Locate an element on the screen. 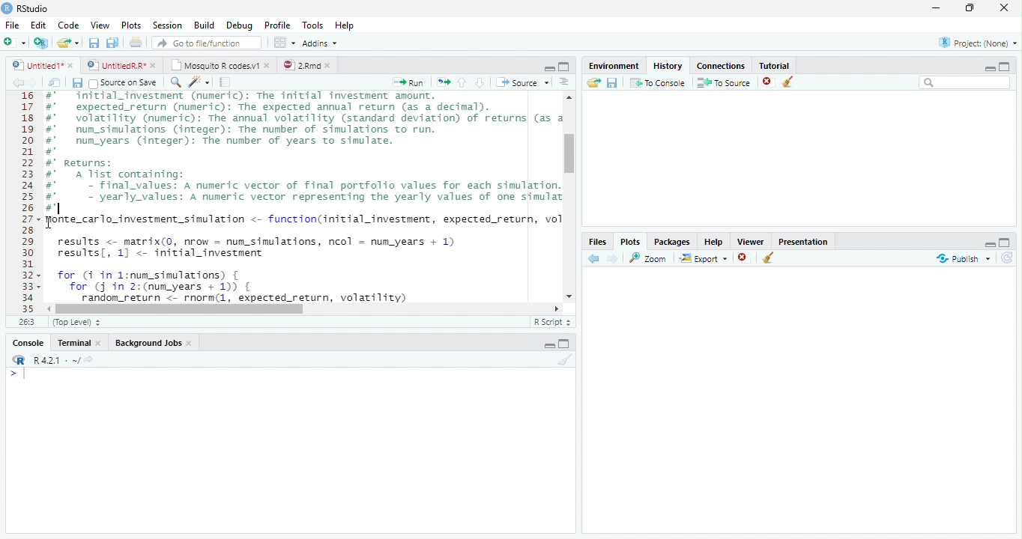 The height and width of the screenshot is (539, 1022). Export is located at coordinates (702, 258).